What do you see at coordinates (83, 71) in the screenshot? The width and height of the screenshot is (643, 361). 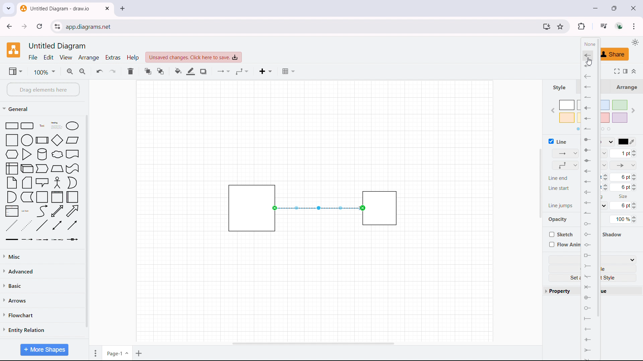 I see `zoom out` at bounding box center [83, 71].